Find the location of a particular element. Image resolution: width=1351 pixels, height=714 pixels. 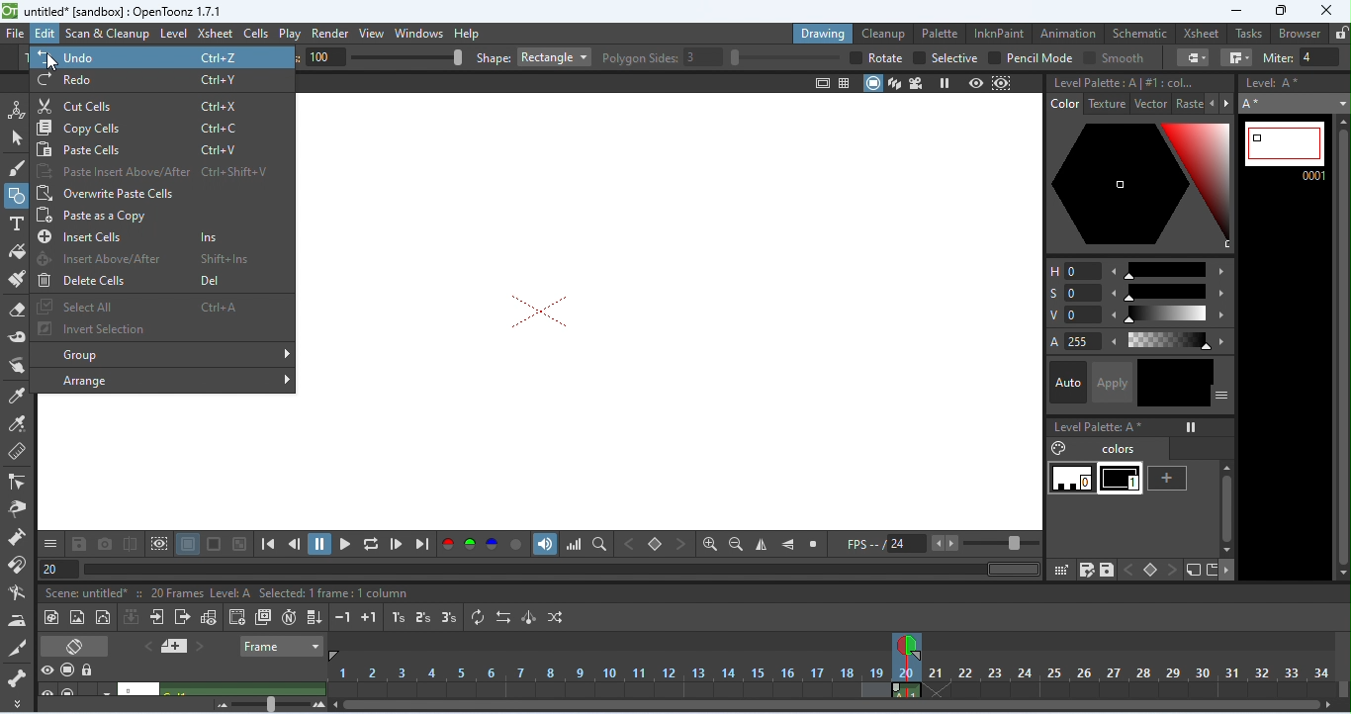

bender is located at coordinates (19, 591).